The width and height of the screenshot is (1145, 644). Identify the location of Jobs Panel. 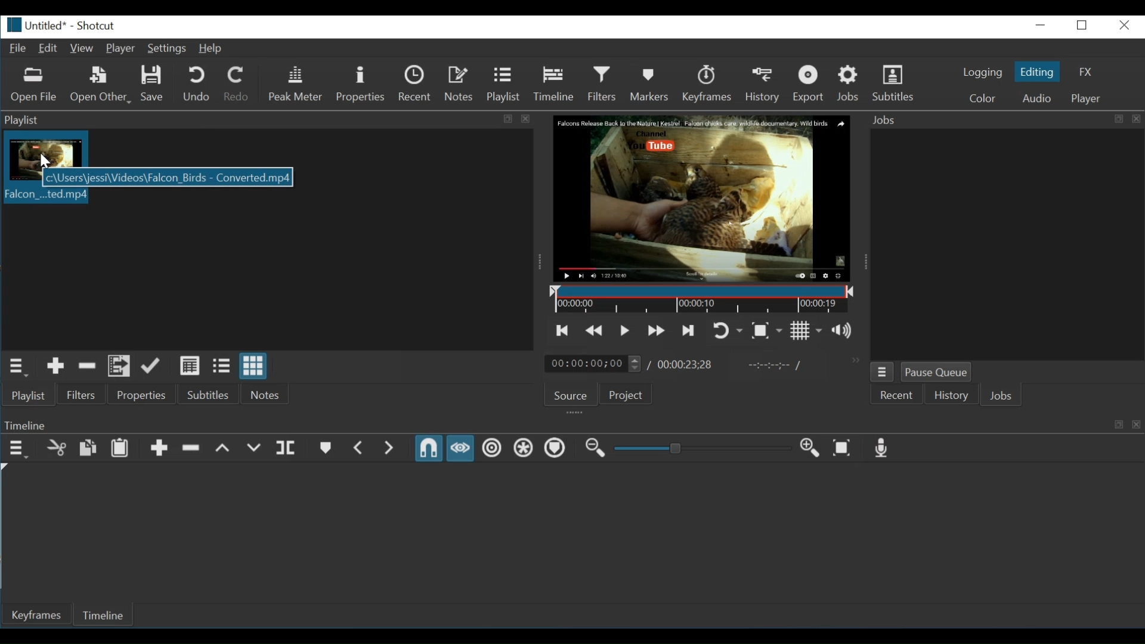
(1004, 120).